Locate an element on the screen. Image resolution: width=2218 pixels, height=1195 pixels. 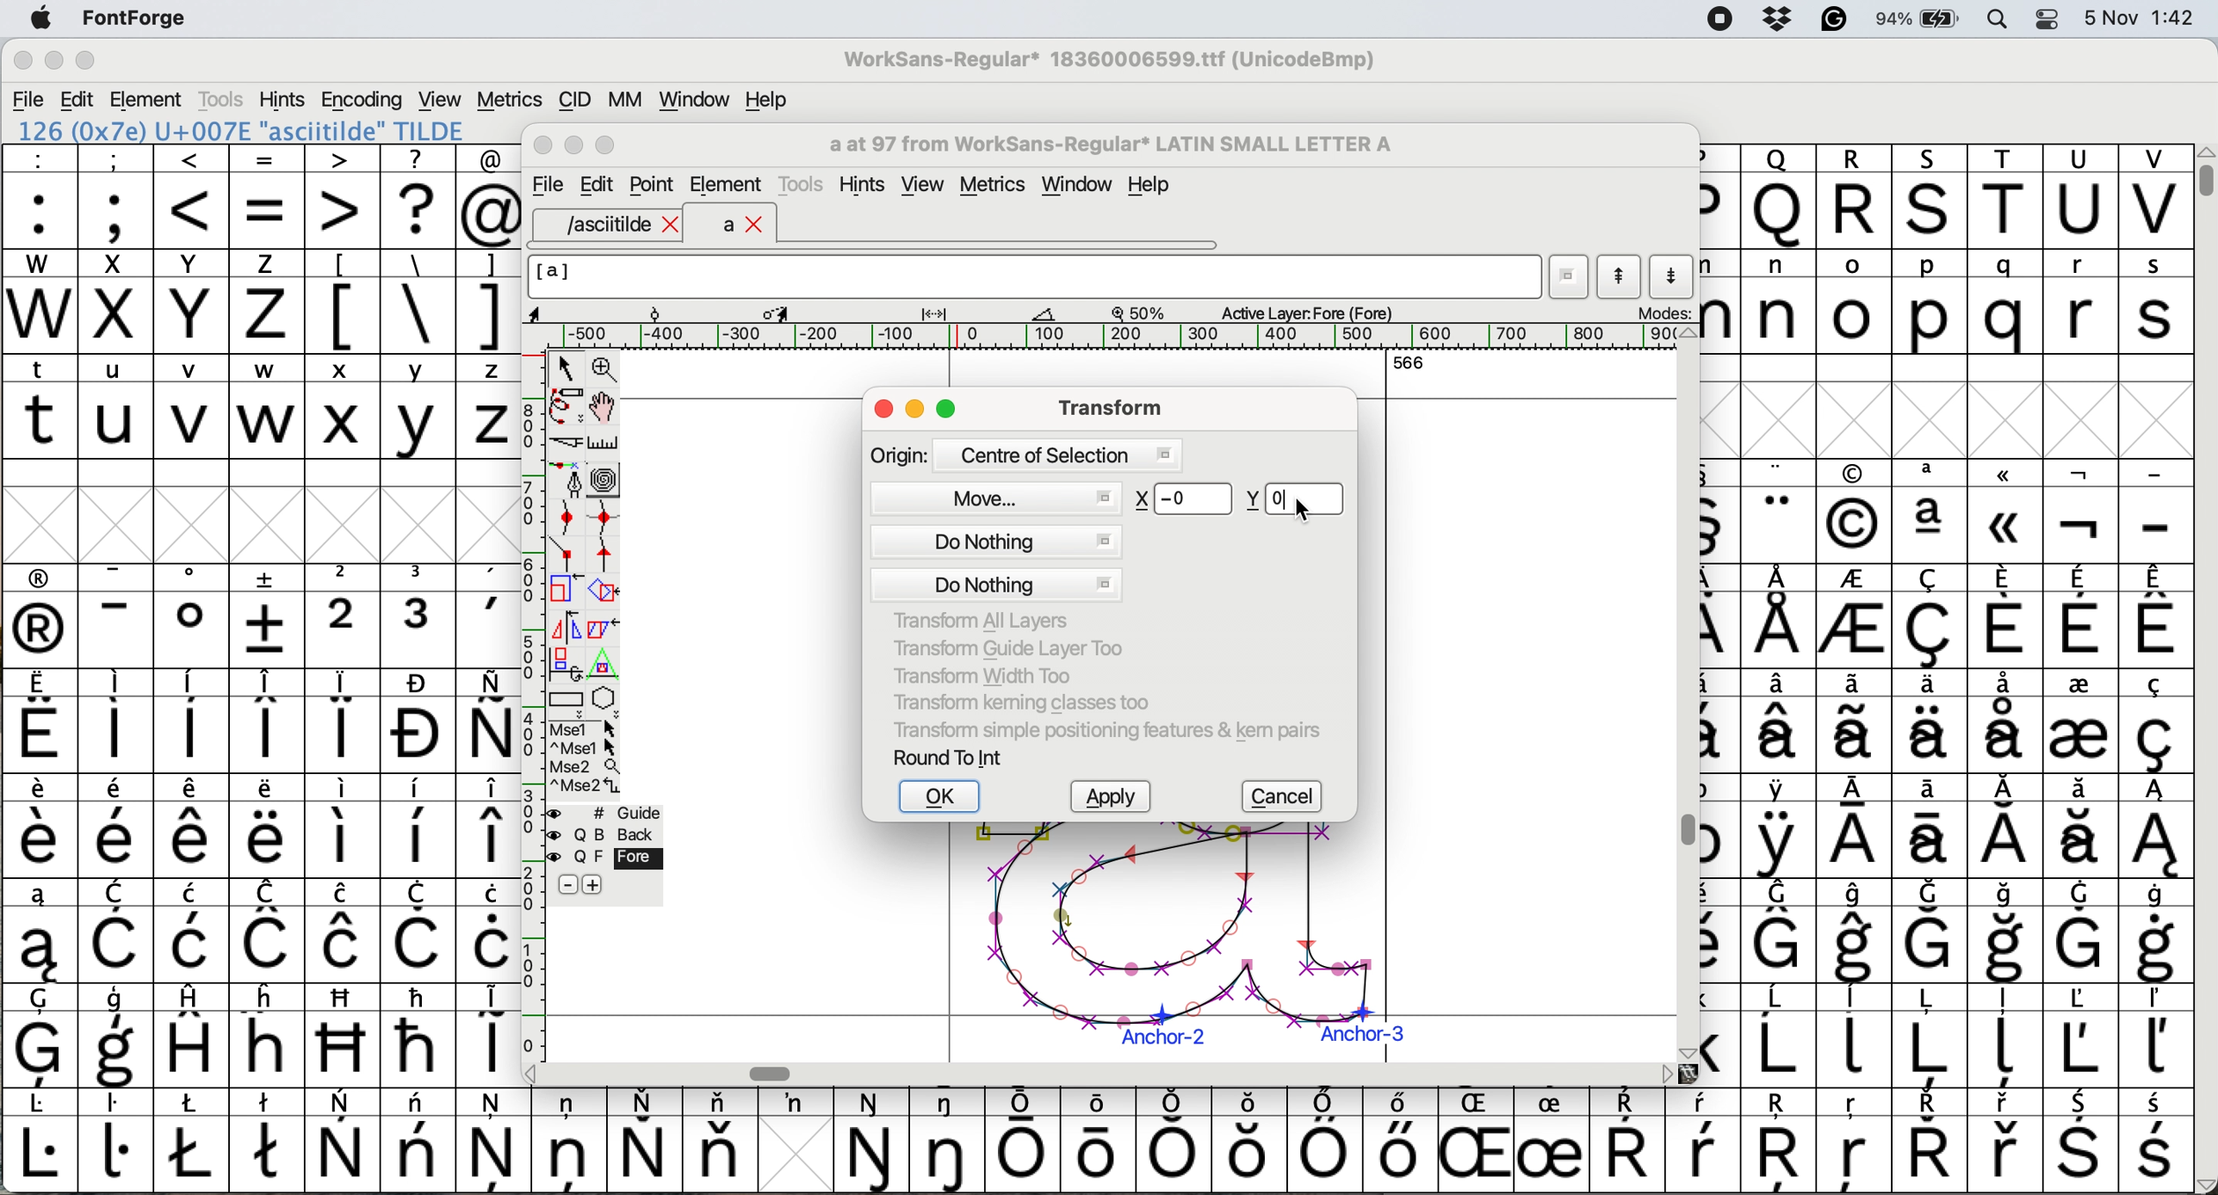
; is located at coordinates (116, 195).